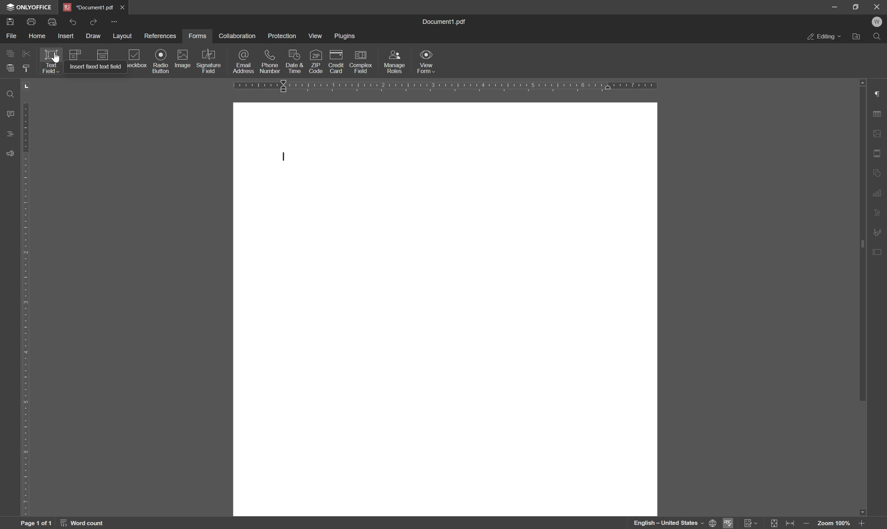 This screenshot has height=529, width=887. Describe the element at coordinates (878, 233) in the screenshot. I see `signature settings` at that location.